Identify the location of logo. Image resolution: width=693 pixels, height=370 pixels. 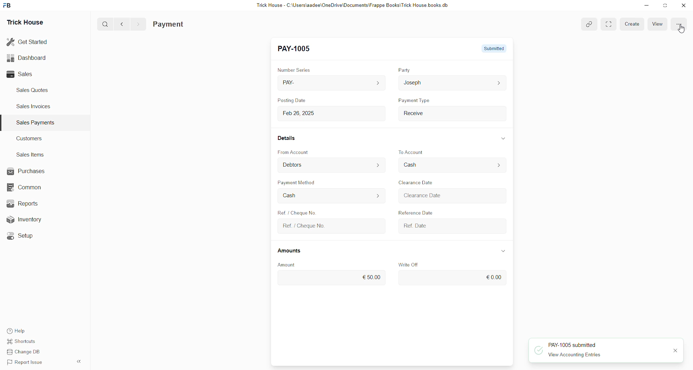
(8, 5).